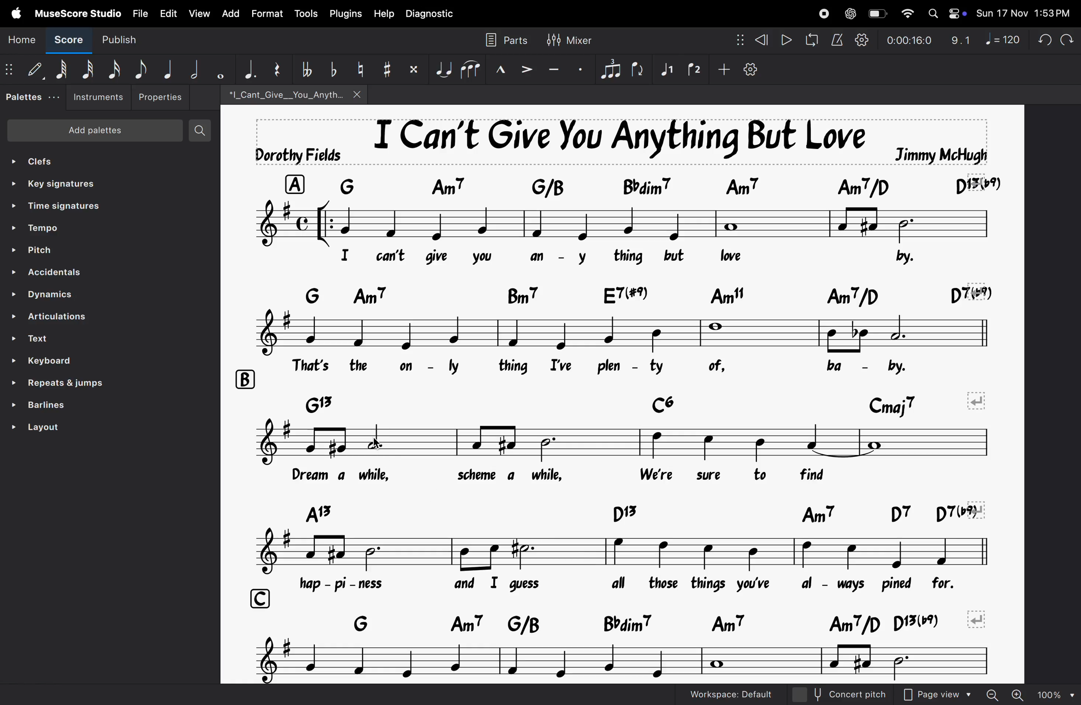  I want to click on row, so click(245, 379).